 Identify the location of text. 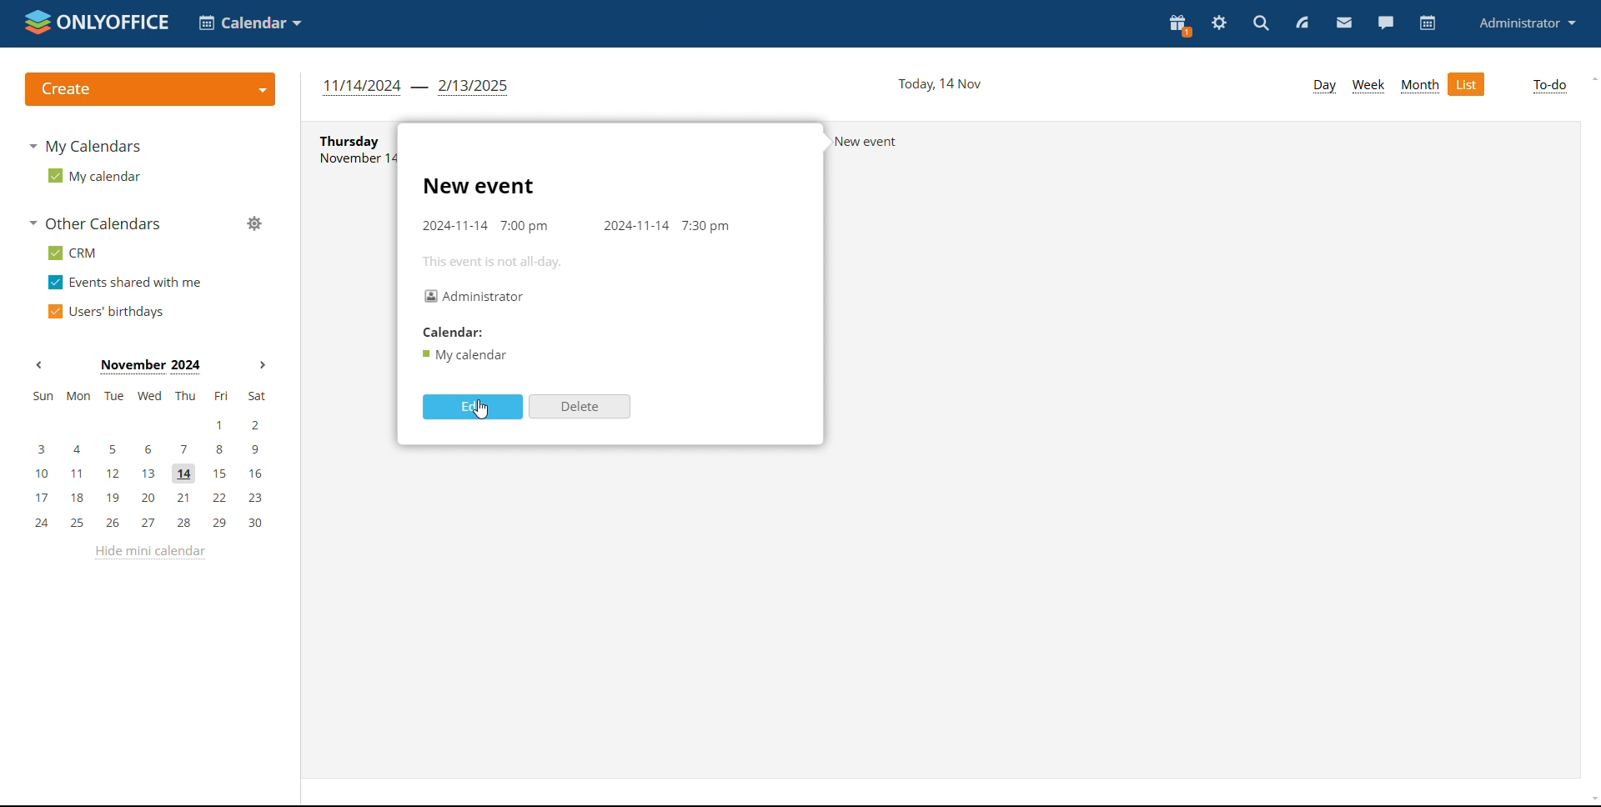
(354, 153).